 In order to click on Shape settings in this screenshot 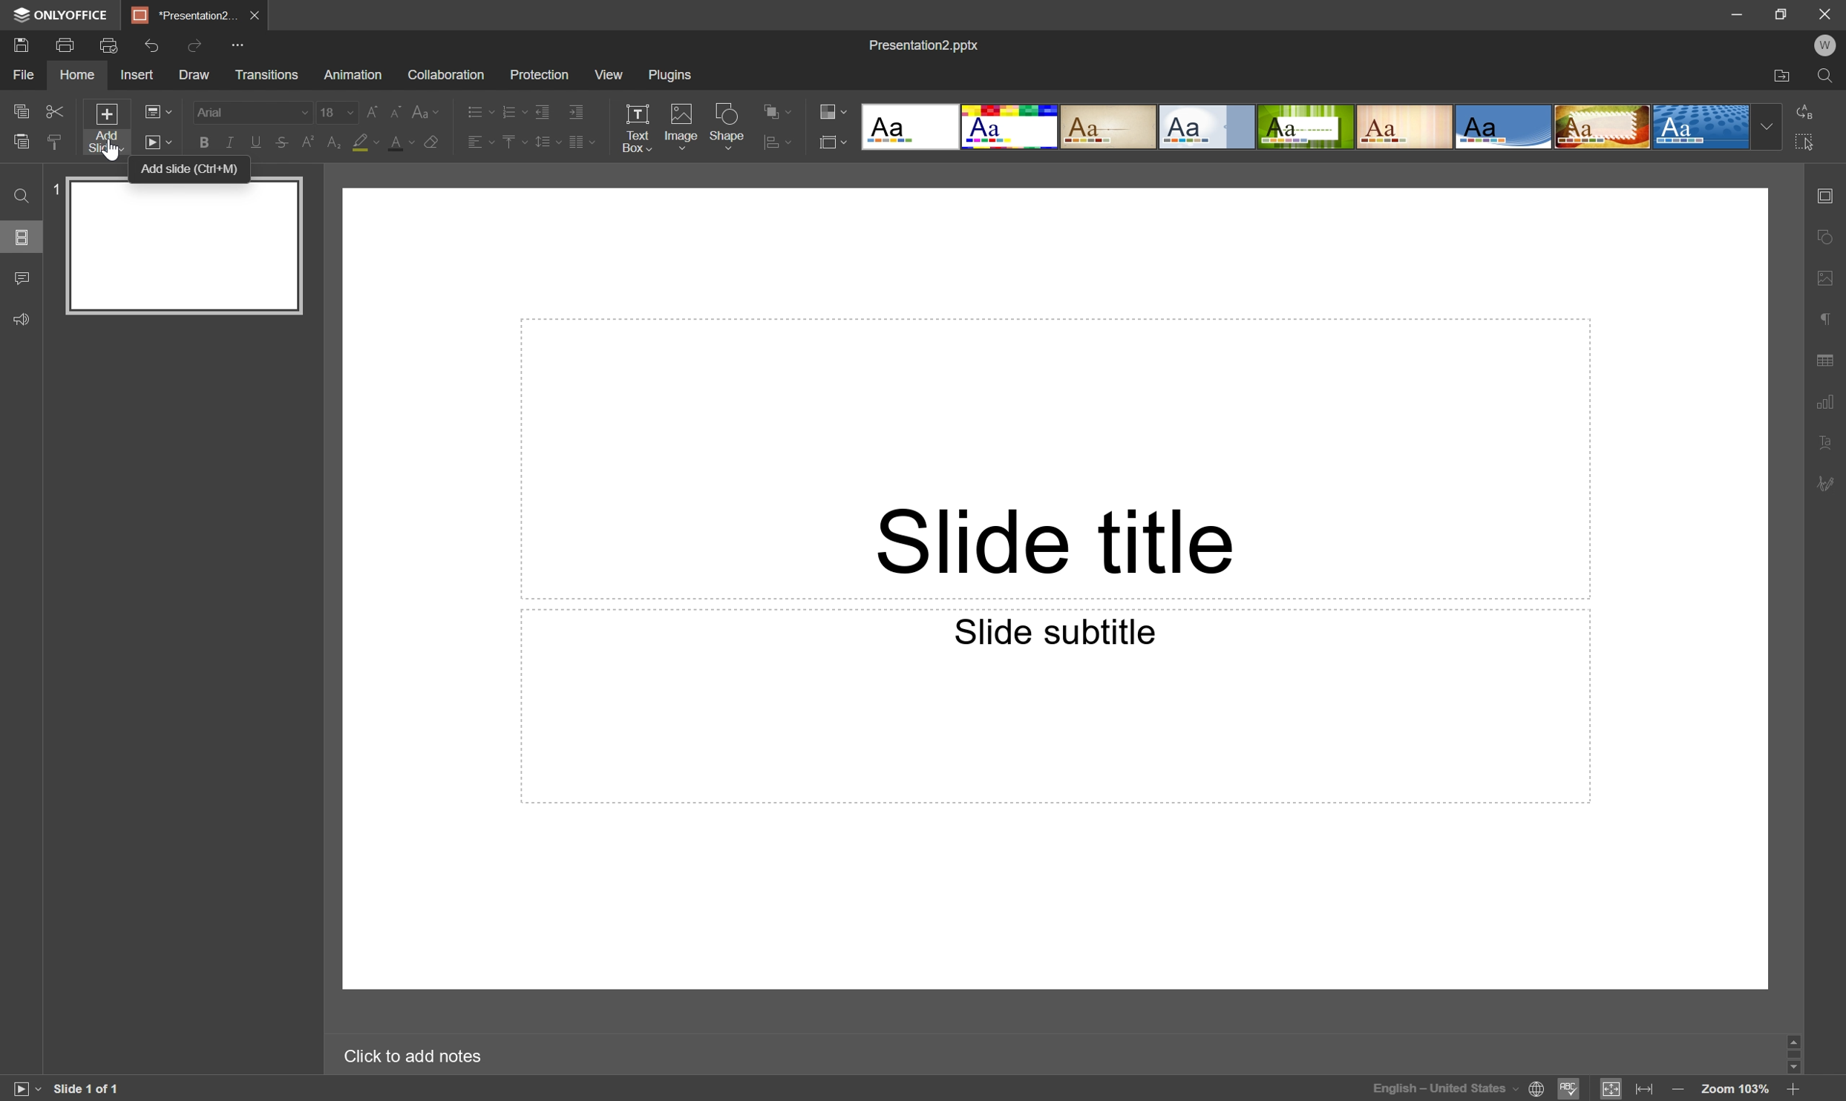, I will do `click(1829, 235)`.